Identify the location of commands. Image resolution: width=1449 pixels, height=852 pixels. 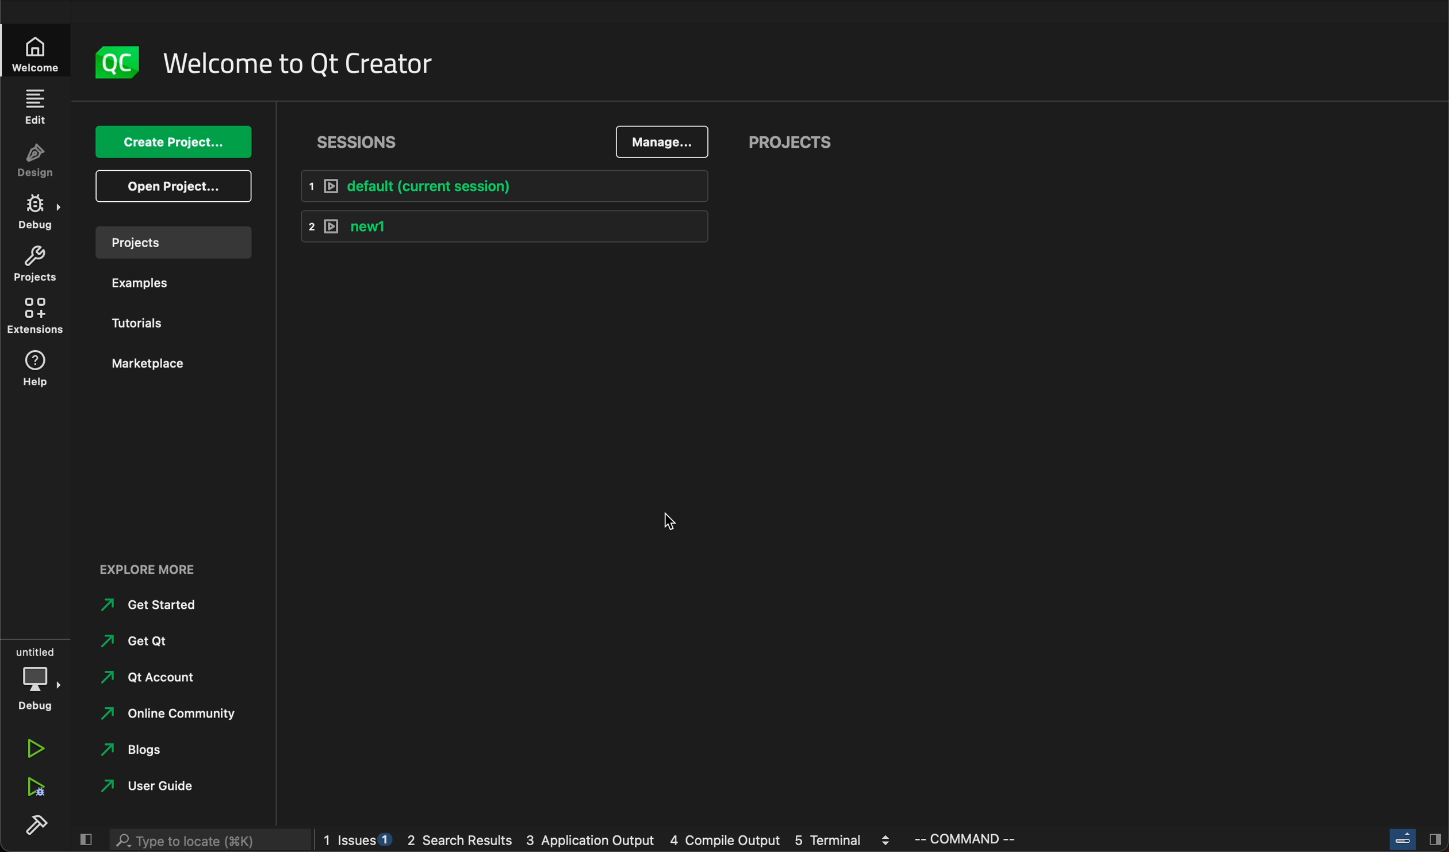
(972, 841).